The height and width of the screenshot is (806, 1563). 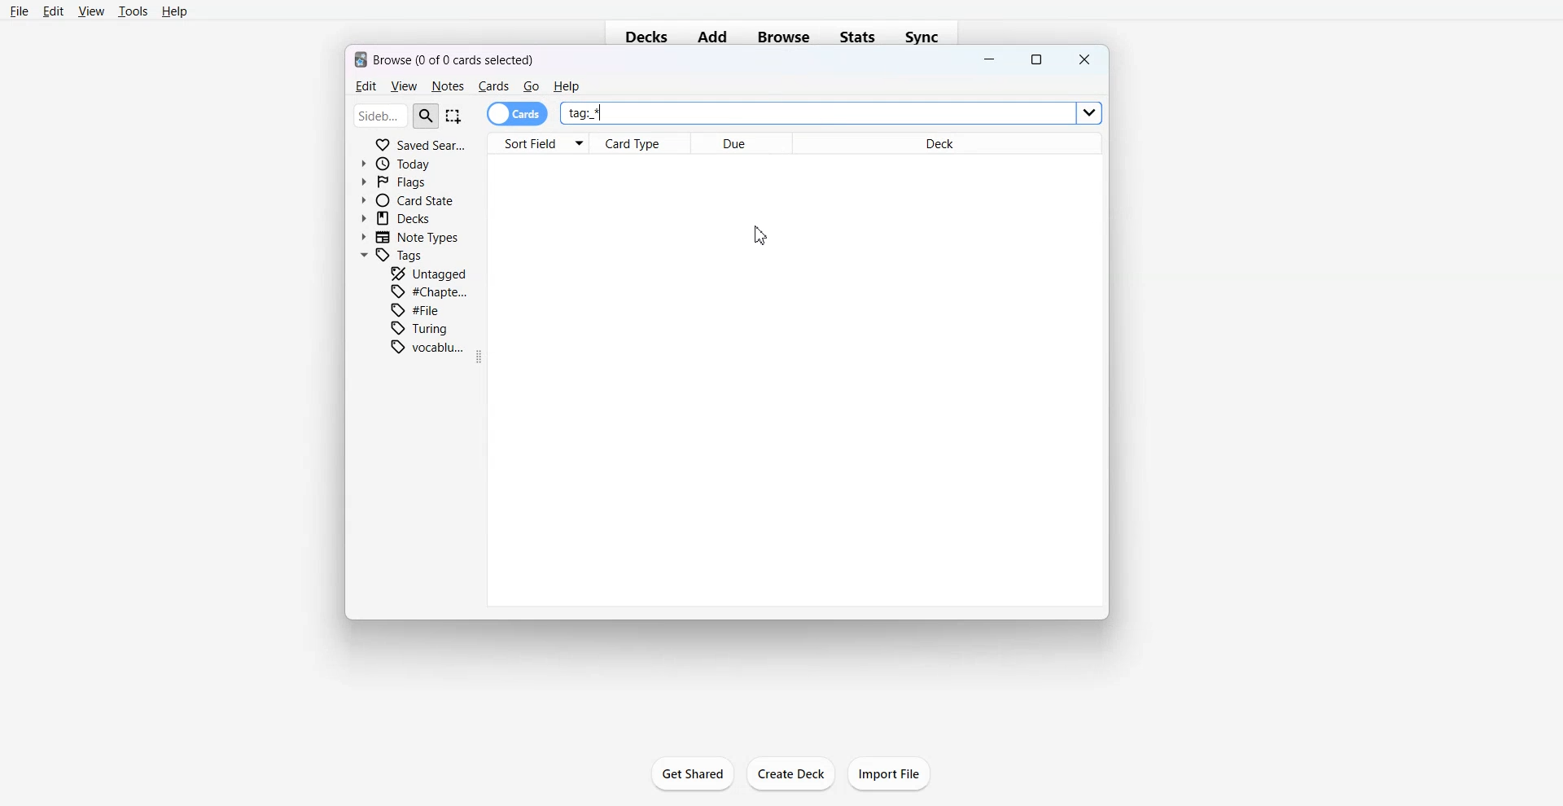 What do you see at coordinates (394, 181) in the screenshot?
I see `Flags` at bounding box center [394, 181].